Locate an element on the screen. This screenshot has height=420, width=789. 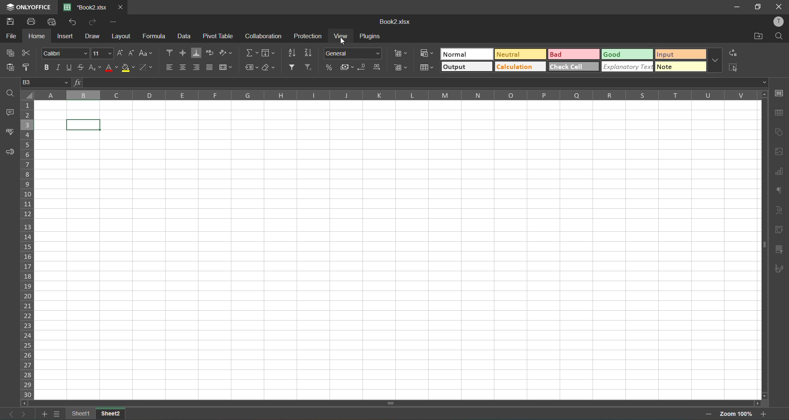
table is located at coordinates (781, 113).